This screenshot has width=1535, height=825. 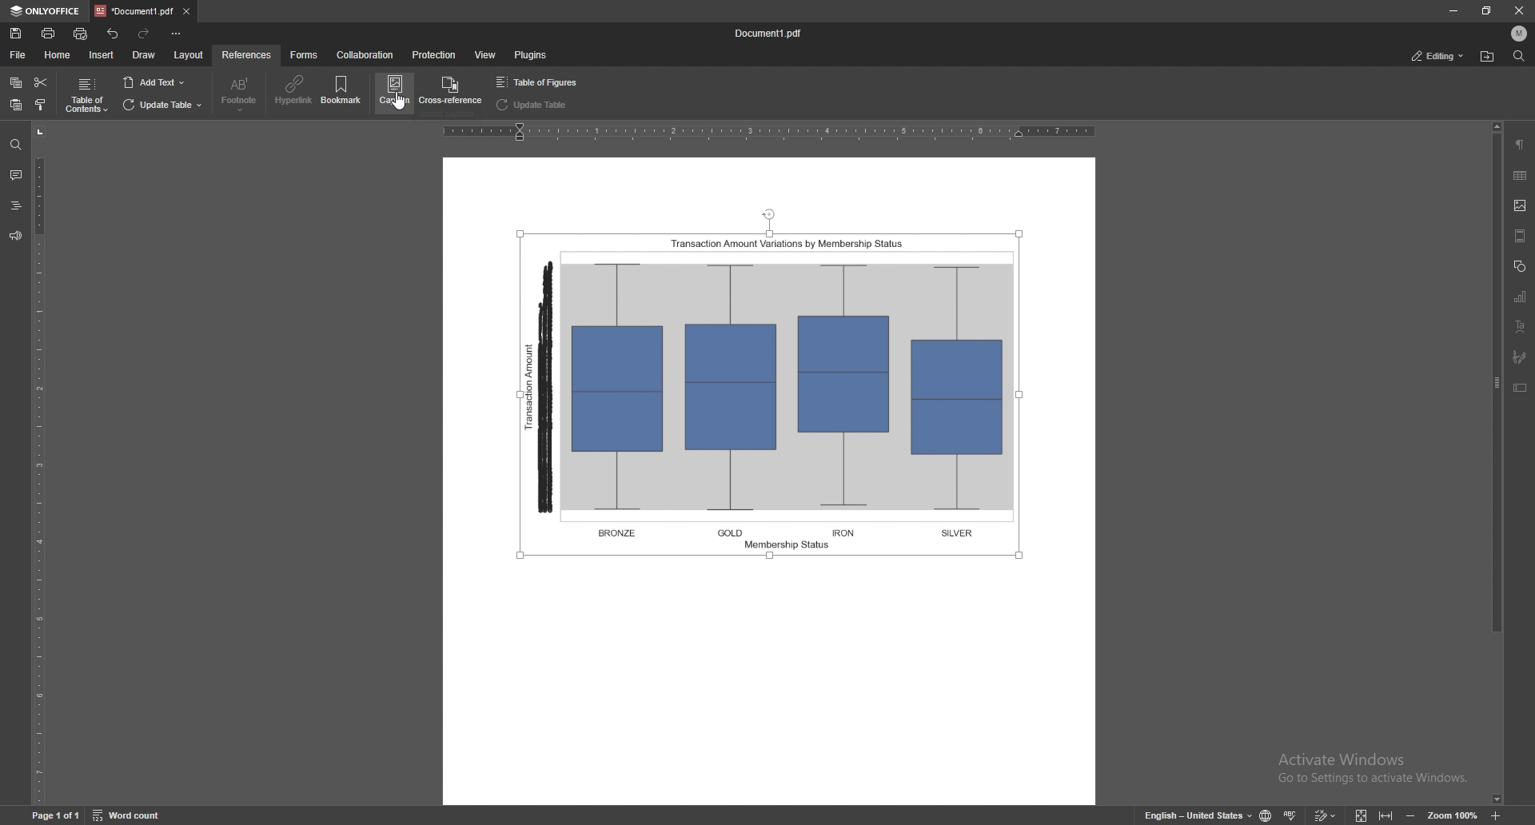 I want to click on scroll bar, so click(x=1494, y=463).